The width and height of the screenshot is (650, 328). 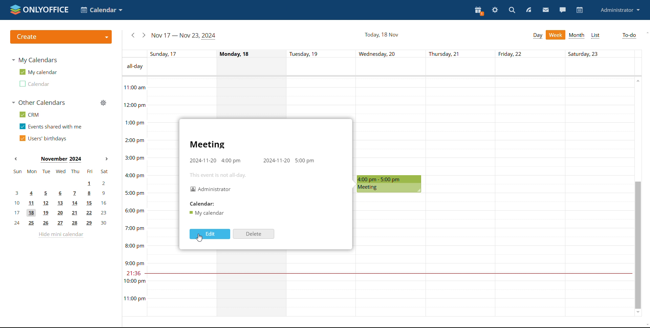 What do you see at coordinates (562, 10) in the screenshot?
I see `chat` at bounding box center [562, 10].